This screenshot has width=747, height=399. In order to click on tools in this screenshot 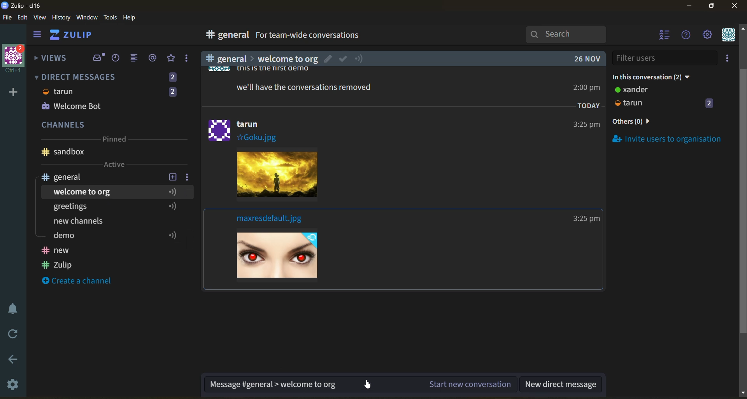, I will do `click(112, 17)`.